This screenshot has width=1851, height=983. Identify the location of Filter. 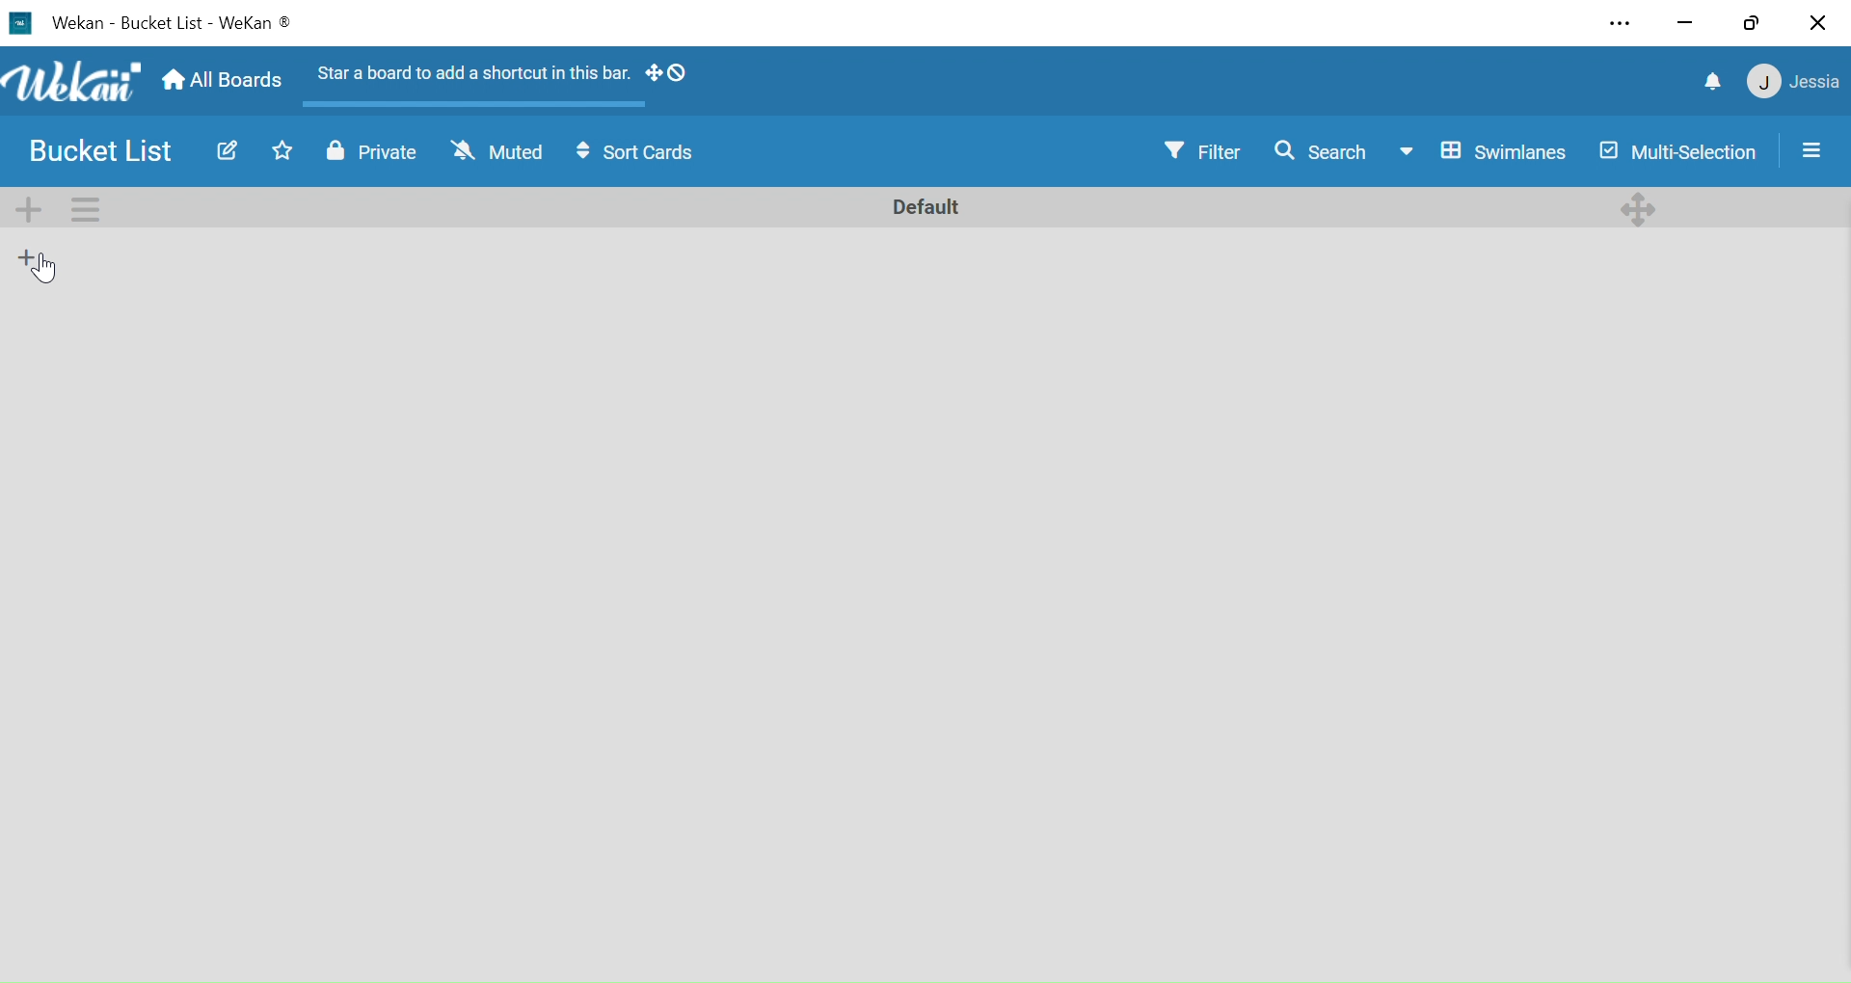
(1206, 151).